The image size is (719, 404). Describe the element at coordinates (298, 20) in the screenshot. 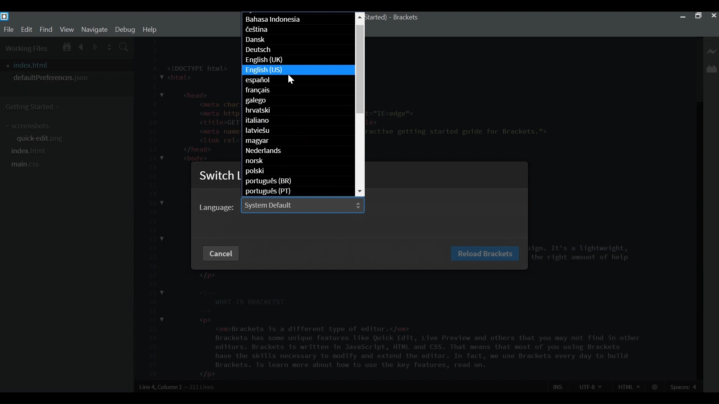

I see `Bahasa Indonesia` at that location.